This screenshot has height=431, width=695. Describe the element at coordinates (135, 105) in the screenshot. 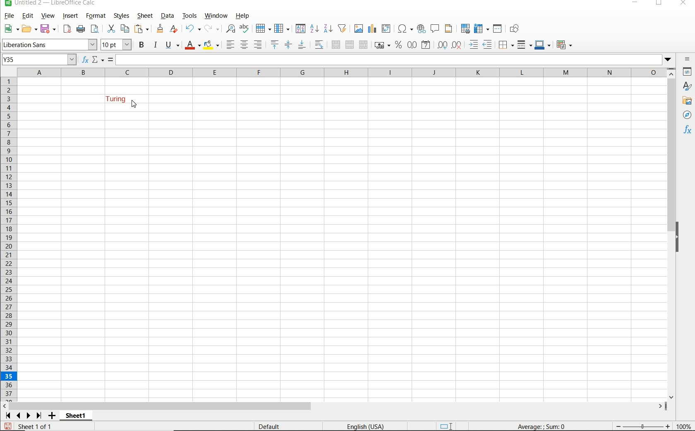

I see `cursor` at that location.